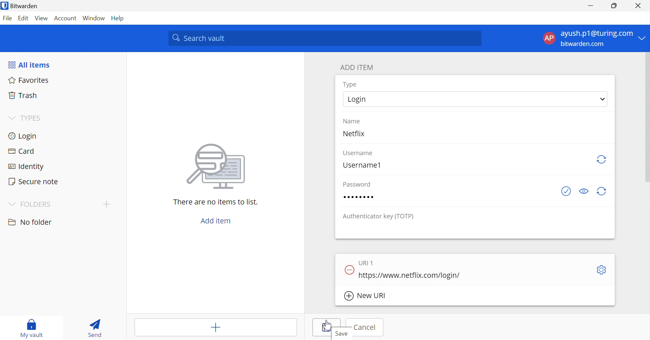  What do you see at coordinates (327, 325) in the screenshot?
I see `Cursor` at bounding box center [327, 325].